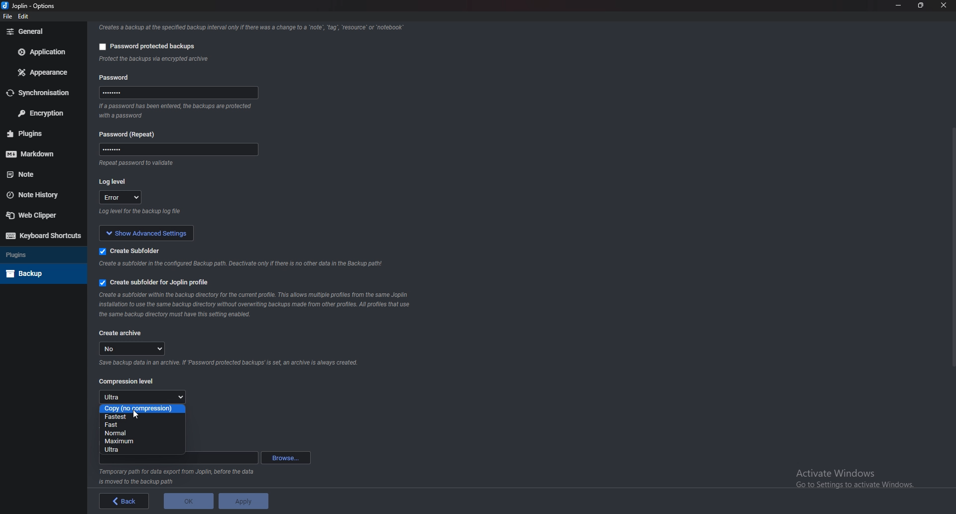  Describe the element at coordinates (121, 501) in the screenshot. I see `back` at that location.